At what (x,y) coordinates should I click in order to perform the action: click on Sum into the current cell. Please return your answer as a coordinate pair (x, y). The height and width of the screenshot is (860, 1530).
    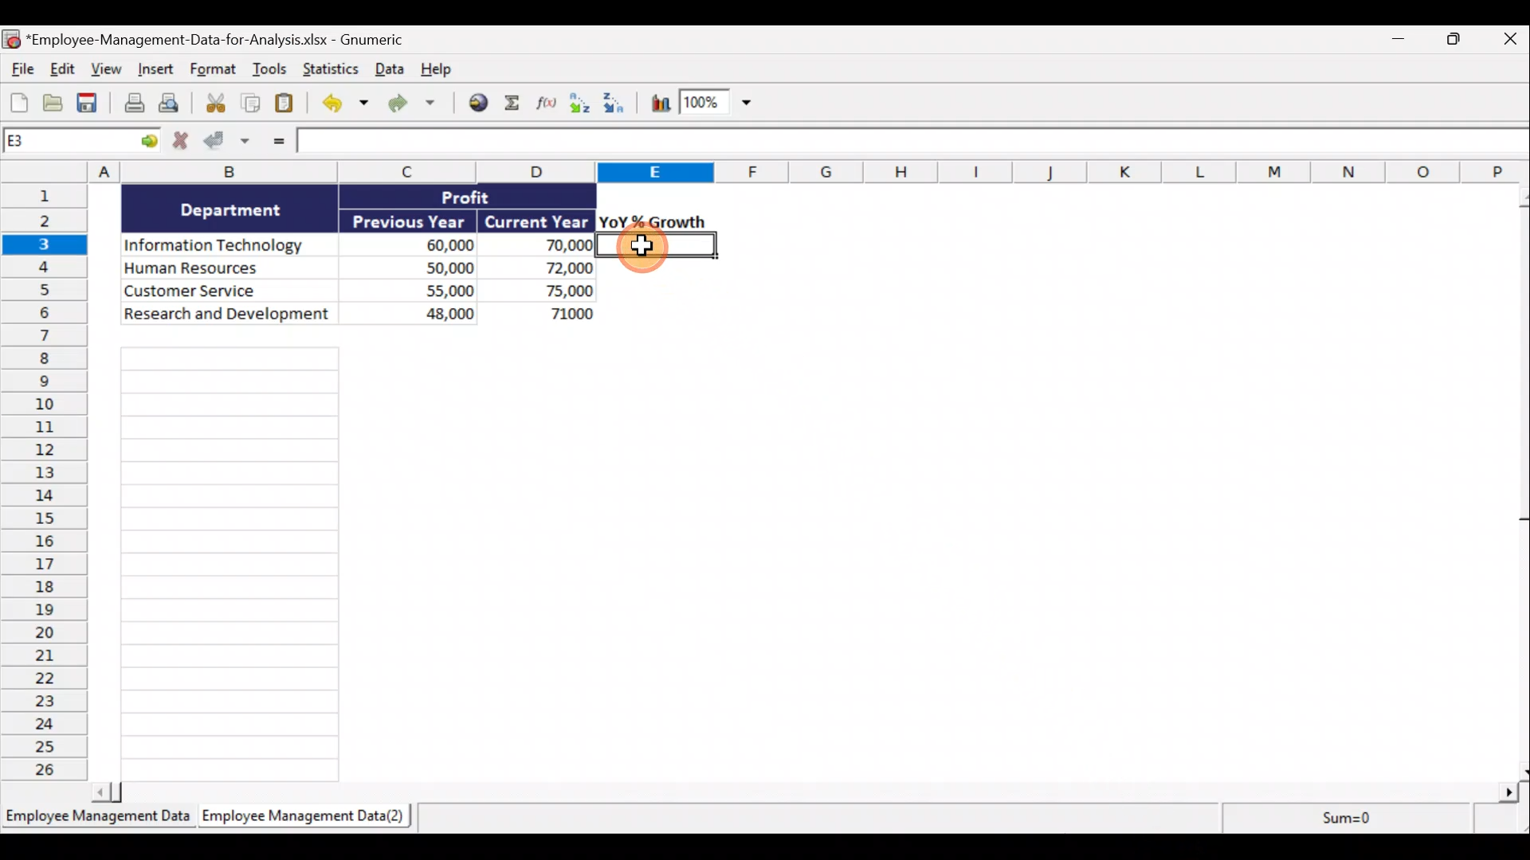
    Looking at the image, I should click on (516, 104).